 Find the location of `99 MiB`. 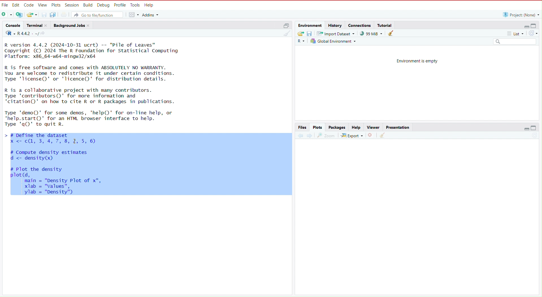

99 MiB is located at coordinates (371, 34).